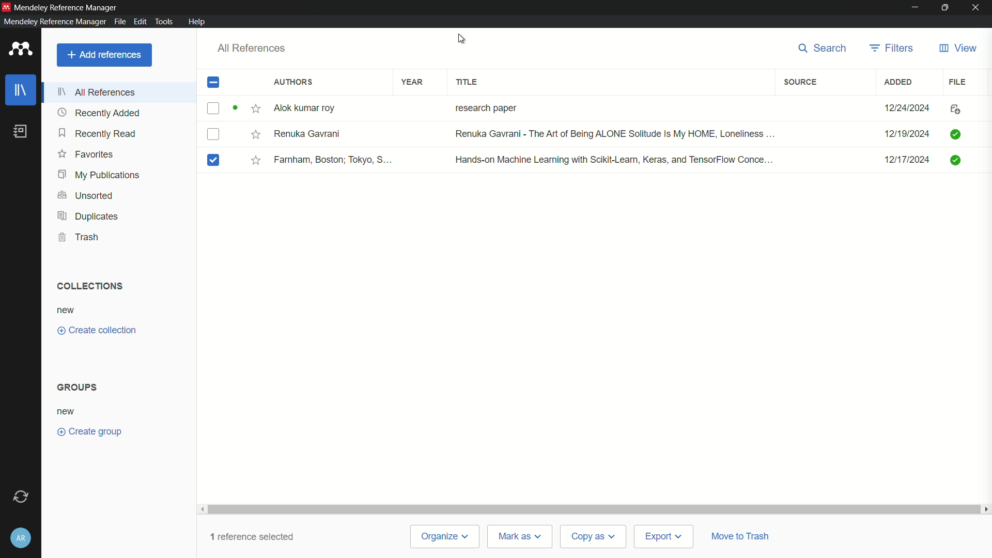  I want to click on create group, so click(88, 430).